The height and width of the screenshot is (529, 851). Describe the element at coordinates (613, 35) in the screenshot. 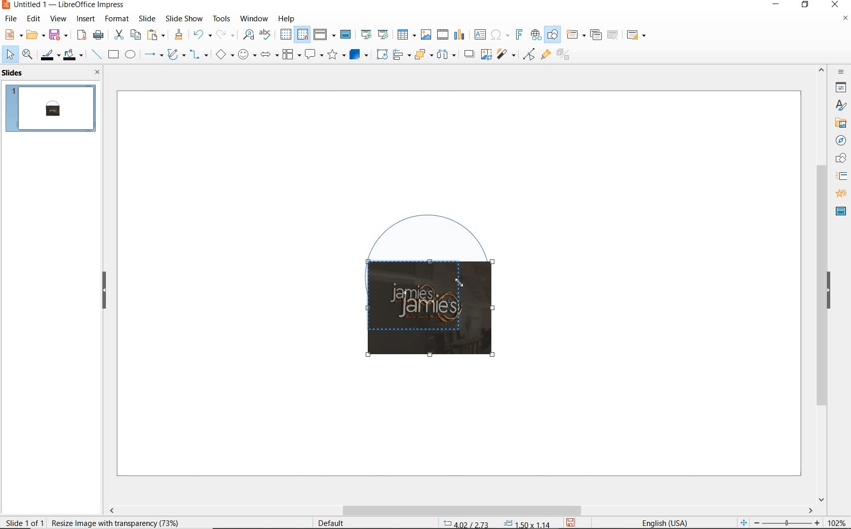

I see `delete slide` at that location.